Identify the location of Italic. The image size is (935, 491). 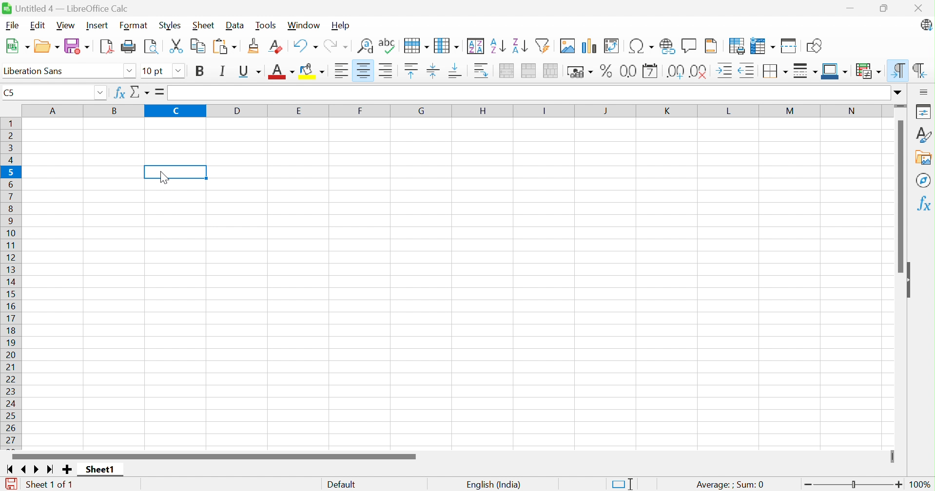
(224, 71).